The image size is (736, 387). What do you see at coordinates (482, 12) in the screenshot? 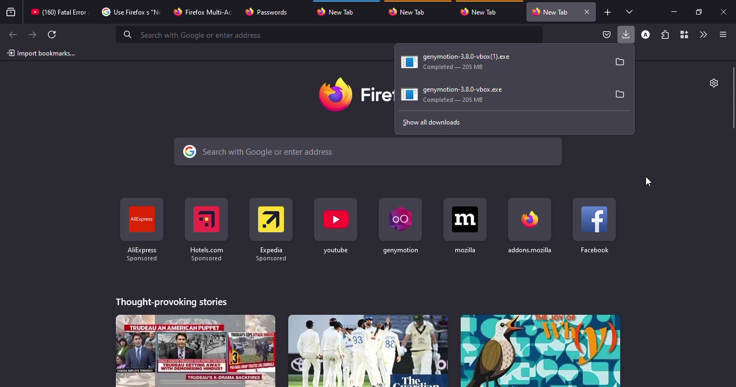
I see `tab` at bounding box center [482, 12].